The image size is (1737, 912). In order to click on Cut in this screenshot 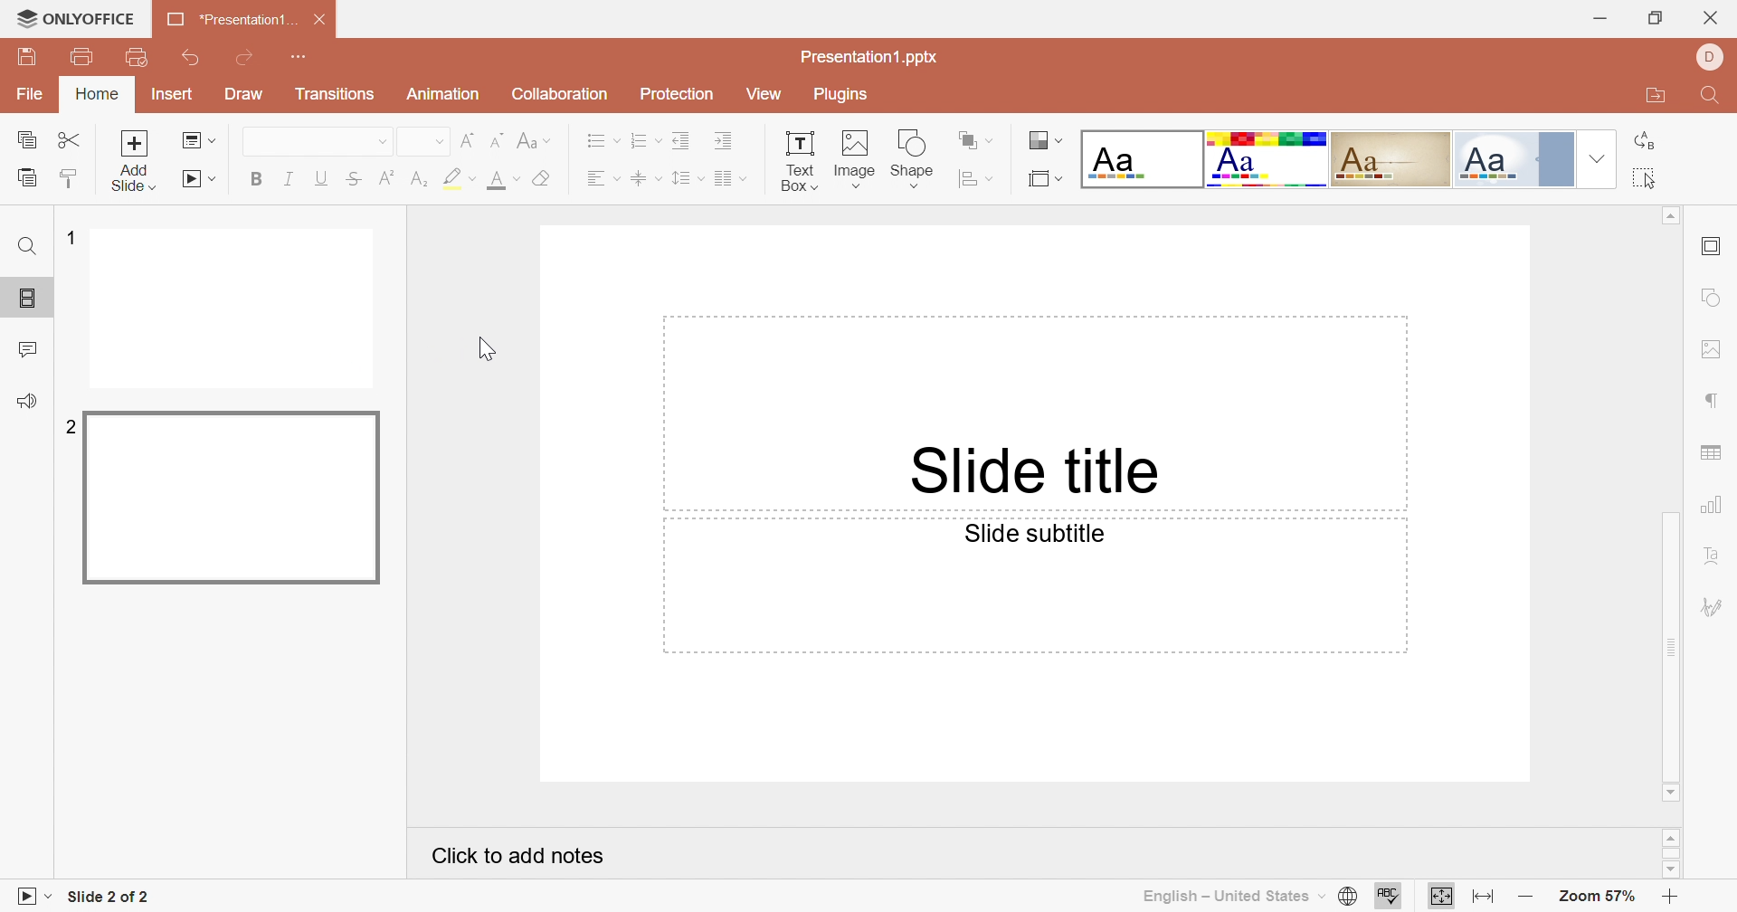, I will do `click(73, 137)`.